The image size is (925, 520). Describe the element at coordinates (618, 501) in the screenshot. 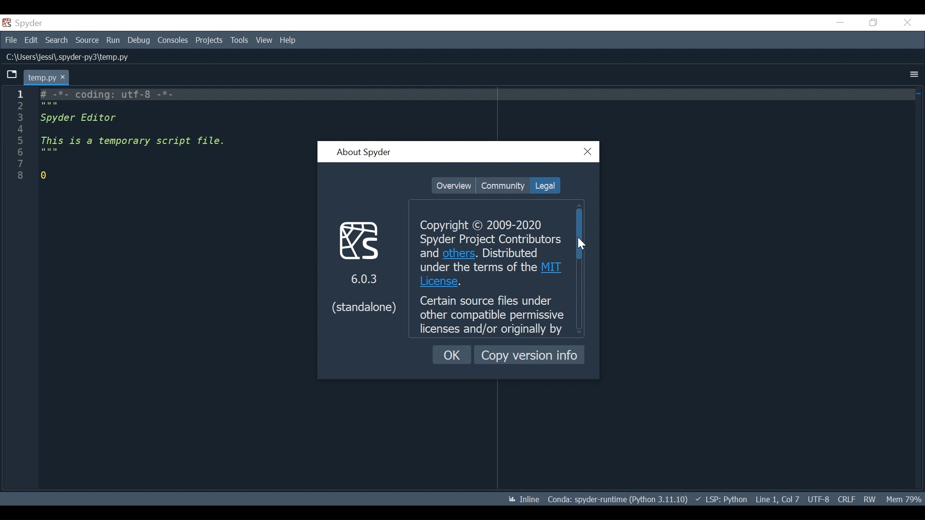

I see `Conda: spyder-runtime (Python 3.11.10)` at that location.